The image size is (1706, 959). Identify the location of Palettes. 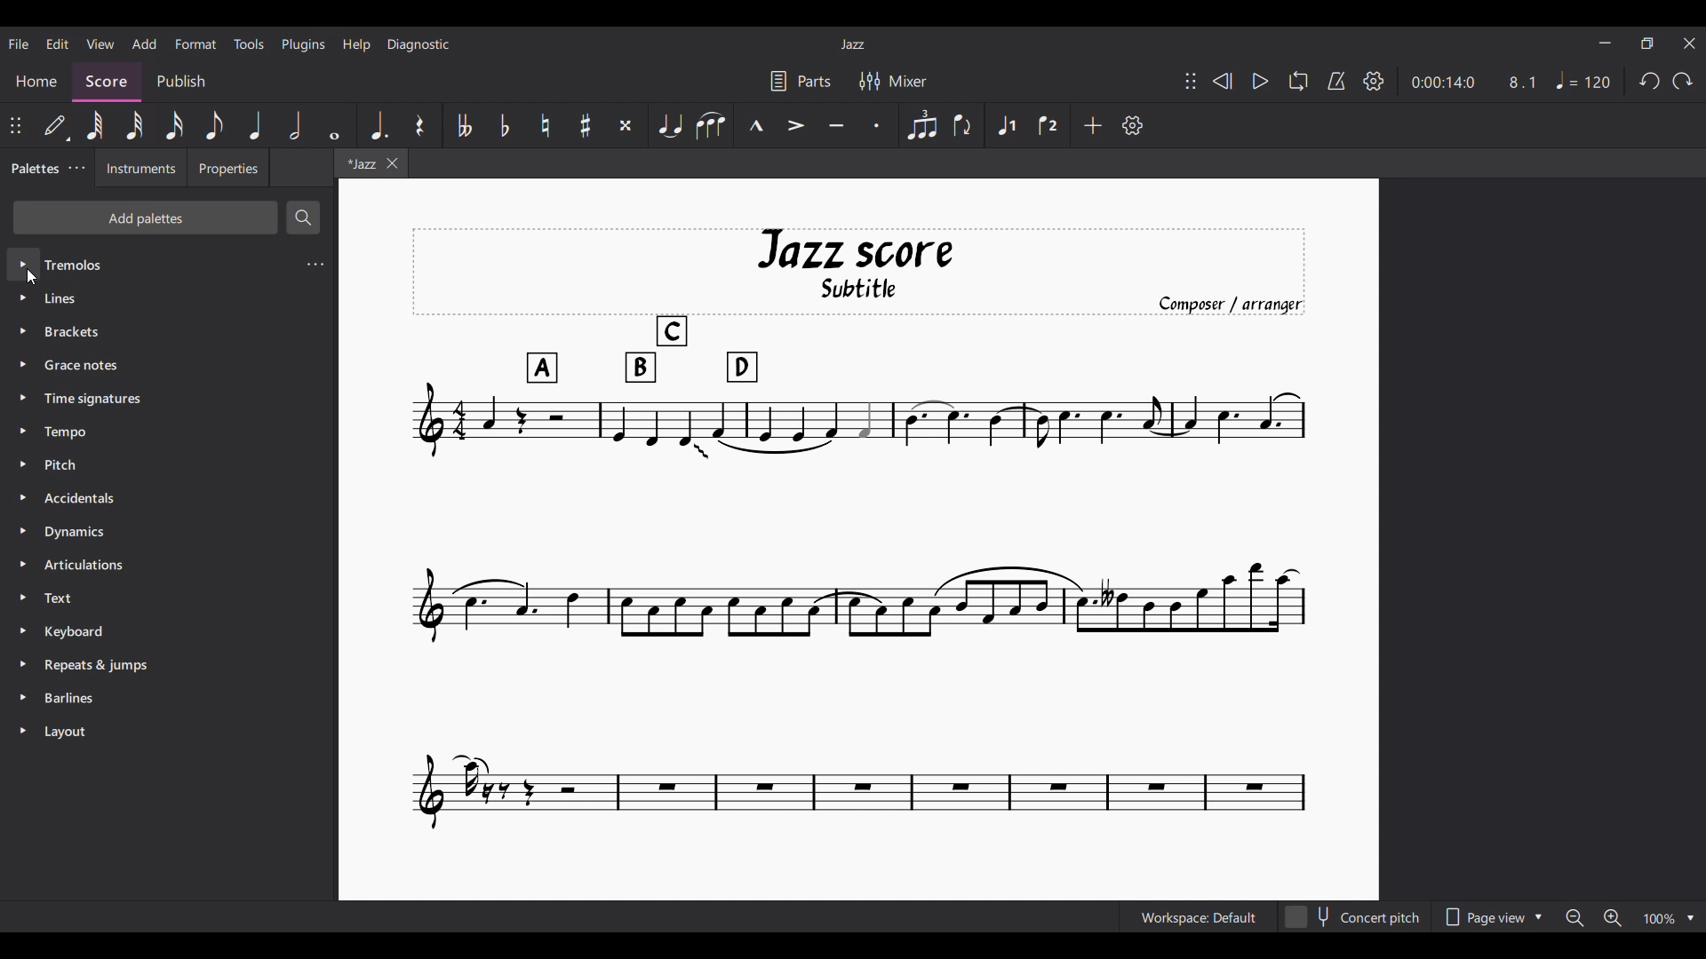
(33, 168).